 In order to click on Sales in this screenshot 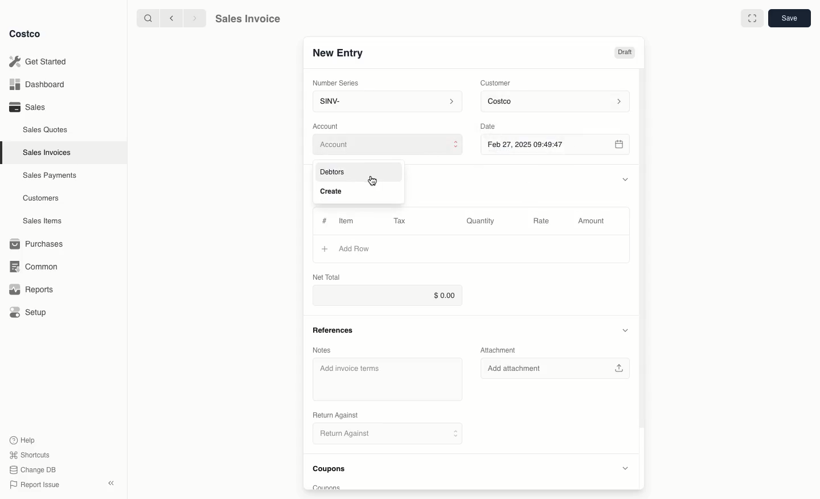, I will do `click(26, 107)`.